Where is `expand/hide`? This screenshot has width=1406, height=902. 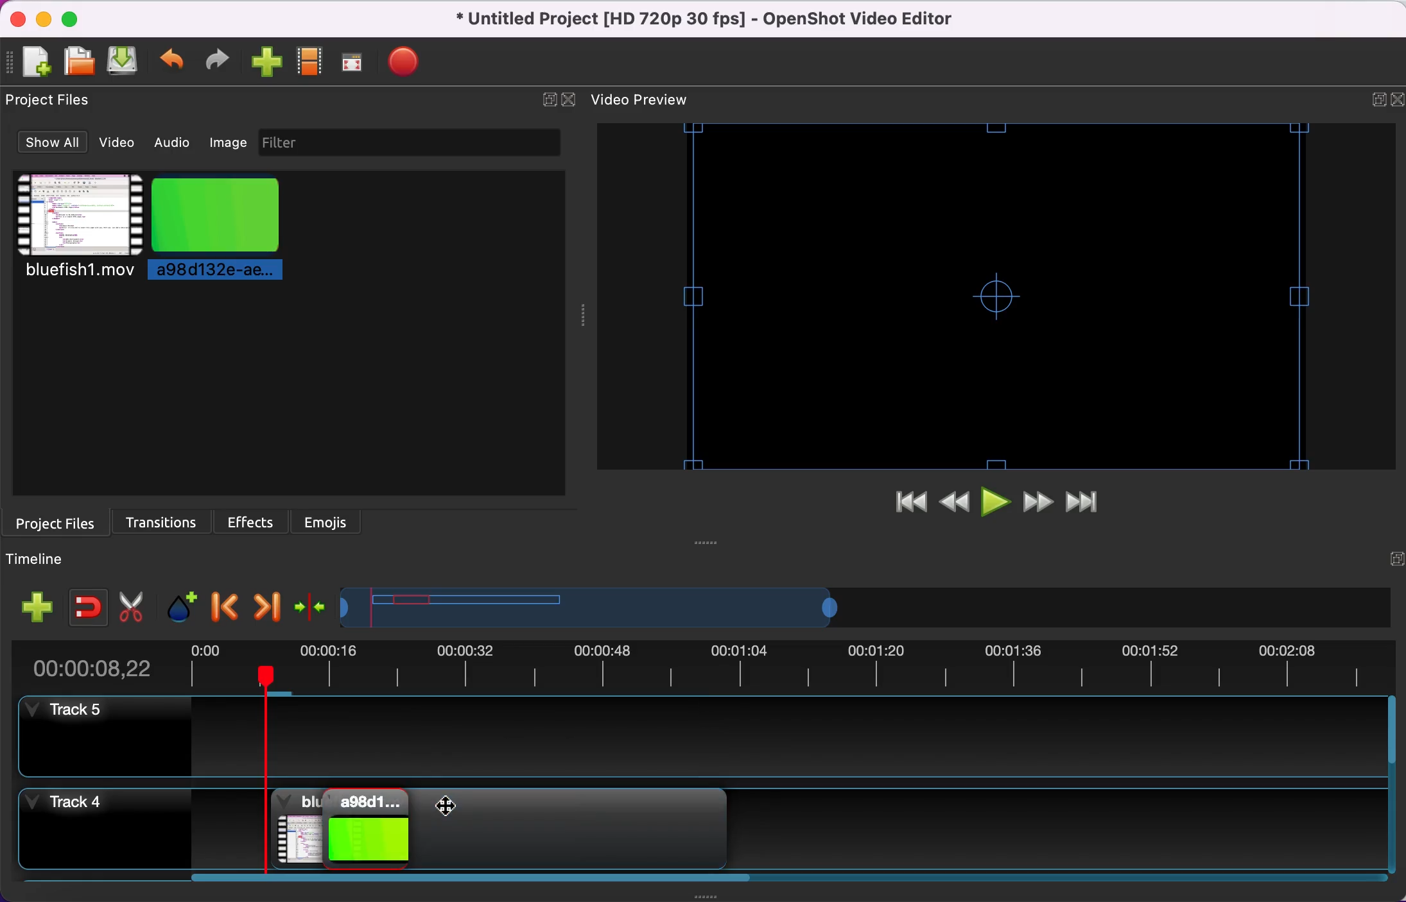
expand/hide is located at coordinates (1390, 549).